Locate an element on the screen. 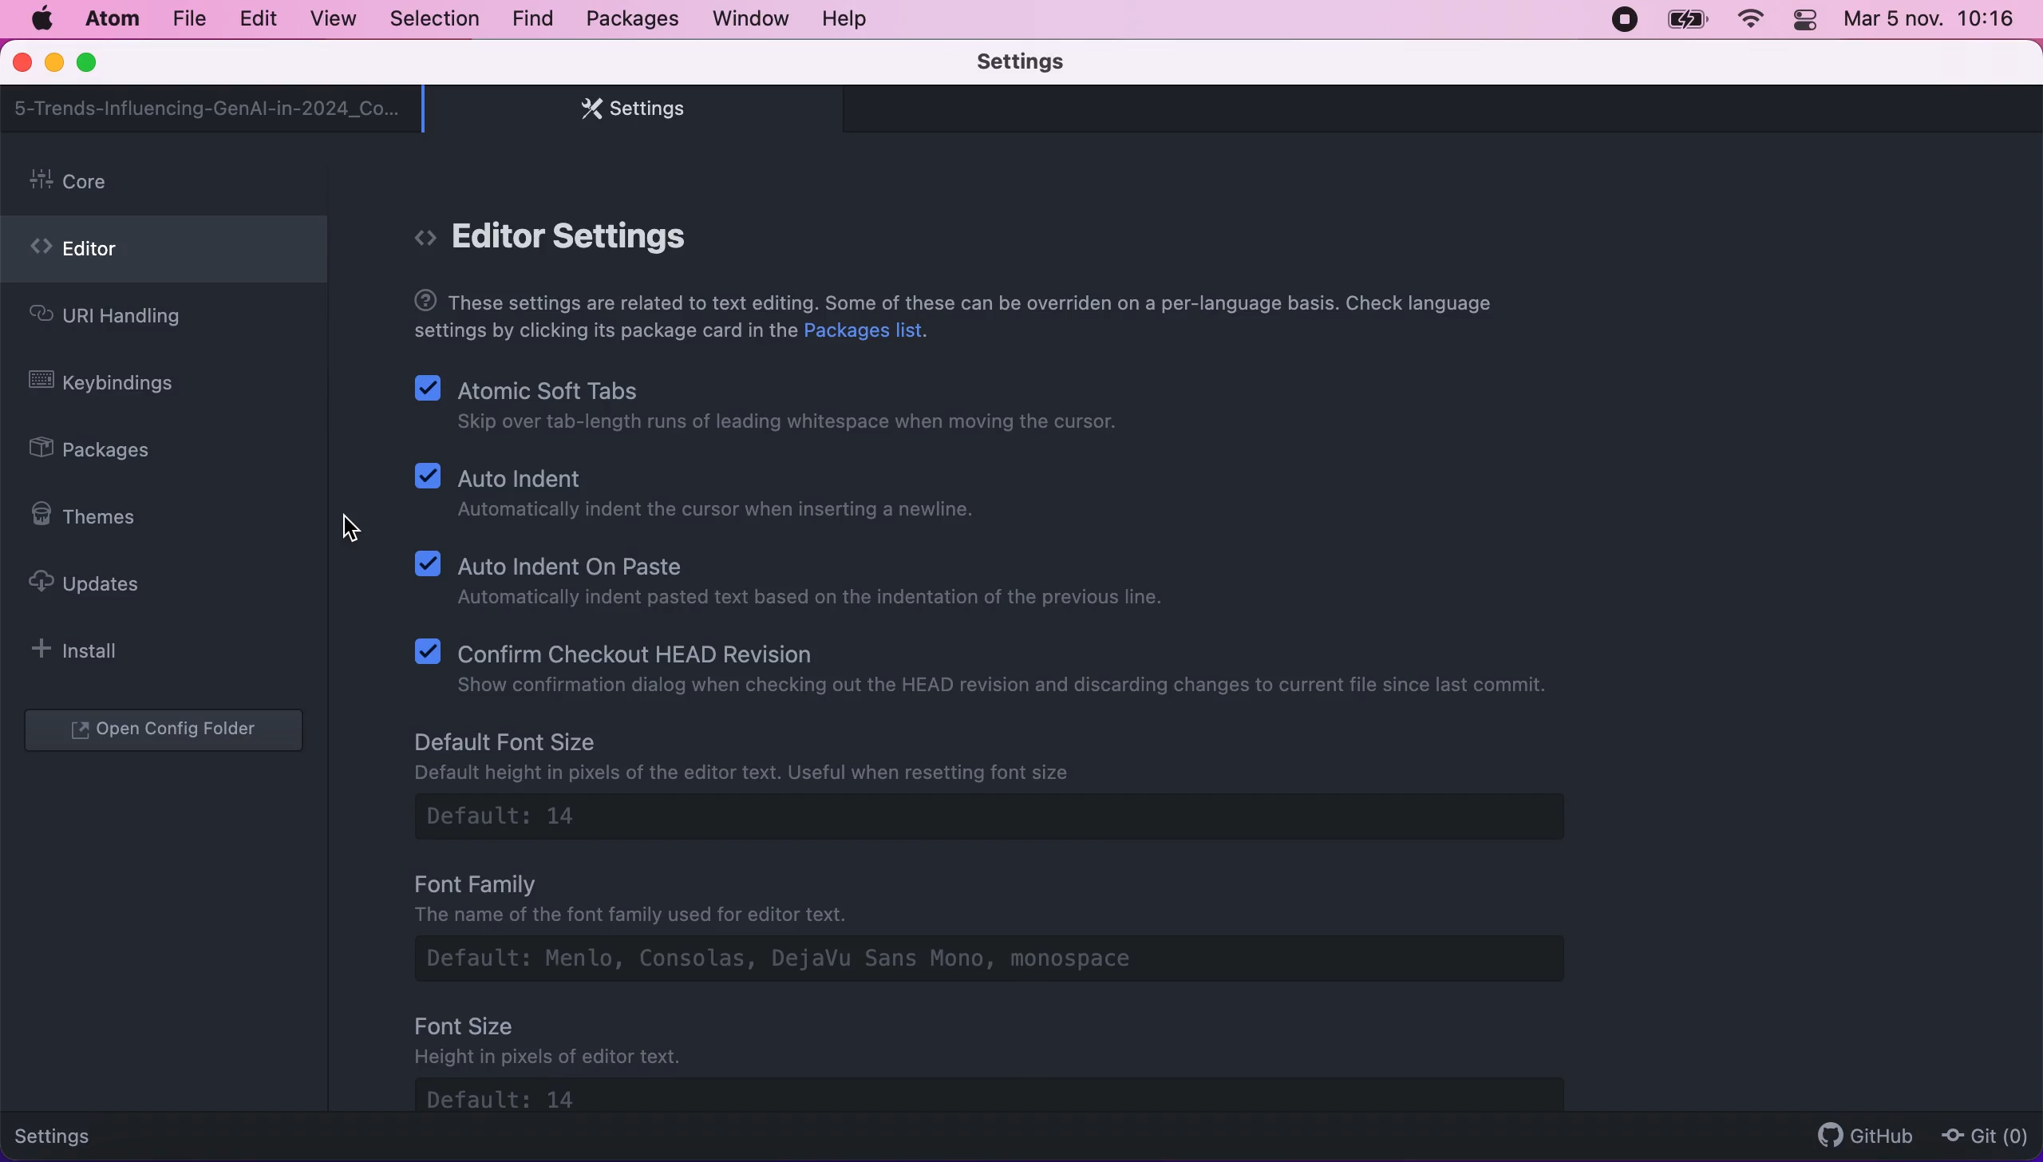 Image resolution: width=2043 pixels, height=1162 pixels. recording stopped is located at coordinates (1622, 18).